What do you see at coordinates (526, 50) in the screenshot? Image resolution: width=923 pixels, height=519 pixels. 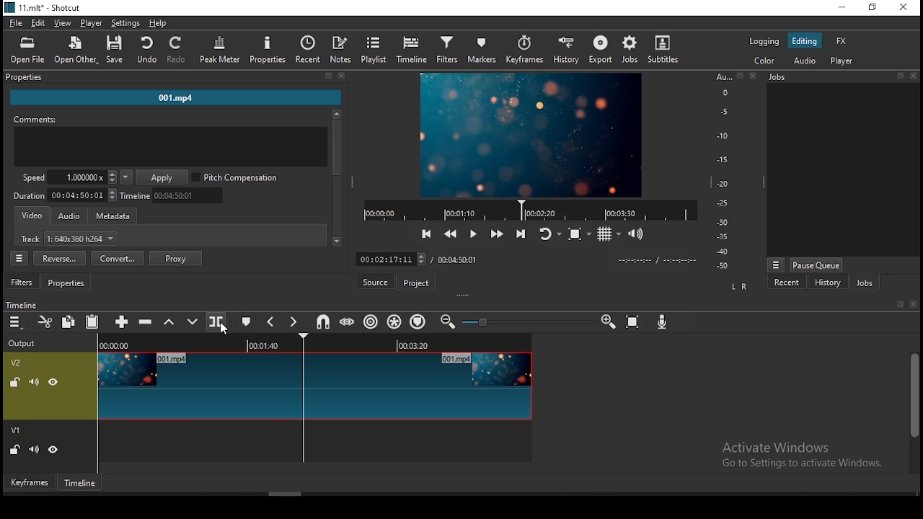 I see `keyframes` at bounding box center [526, 50].